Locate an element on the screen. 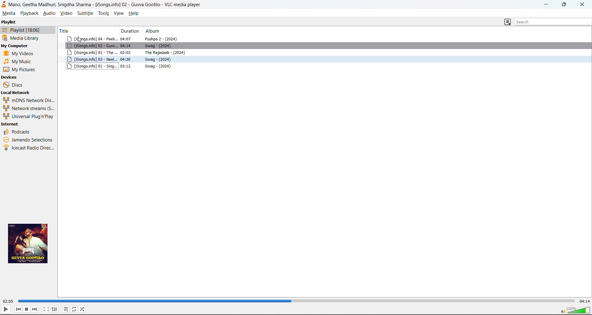 Image resolution: width=592 pixels, height=315 pixels. album is located at coordinates (154, 31).